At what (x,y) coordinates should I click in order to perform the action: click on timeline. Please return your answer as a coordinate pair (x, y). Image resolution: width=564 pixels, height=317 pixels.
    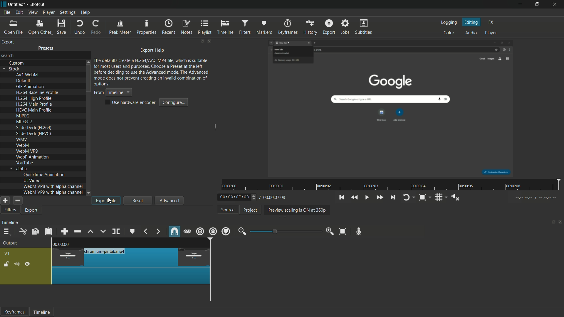
    Looking at the image, I should click on (225, 27).